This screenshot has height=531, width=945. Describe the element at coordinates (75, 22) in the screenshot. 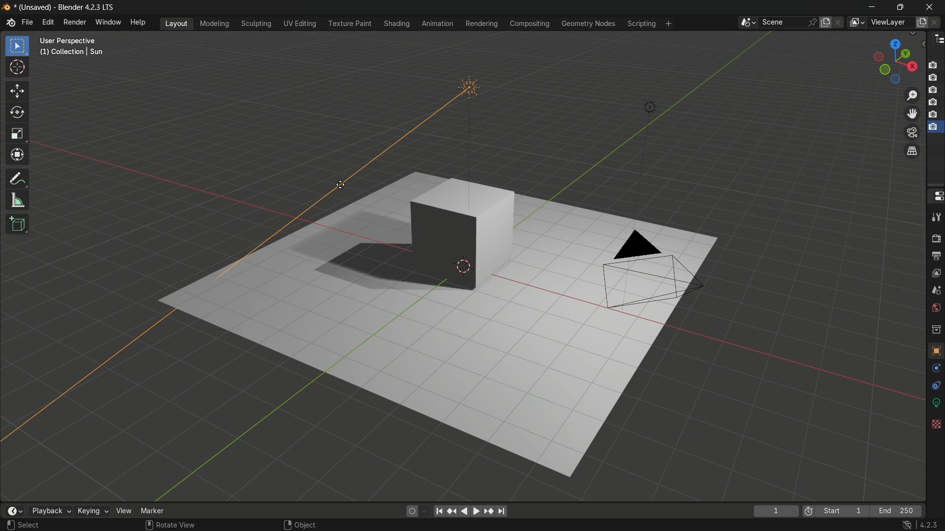

I see `render` at that location.